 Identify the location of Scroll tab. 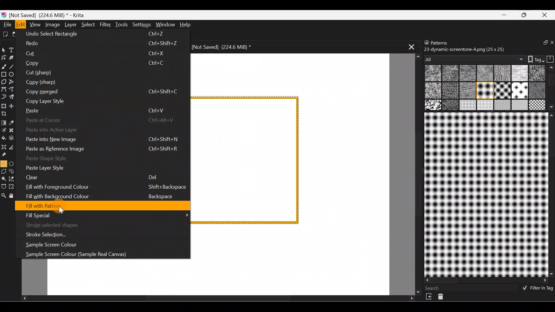
(416, 173).